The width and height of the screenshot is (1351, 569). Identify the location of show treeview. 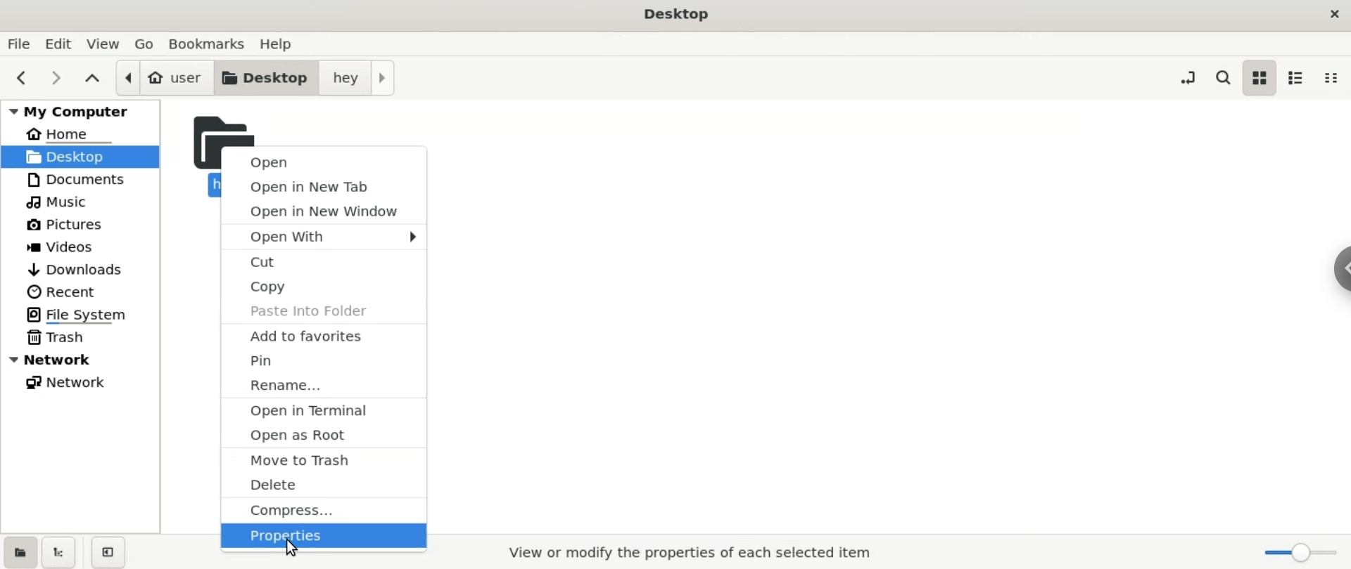
(58, 552).